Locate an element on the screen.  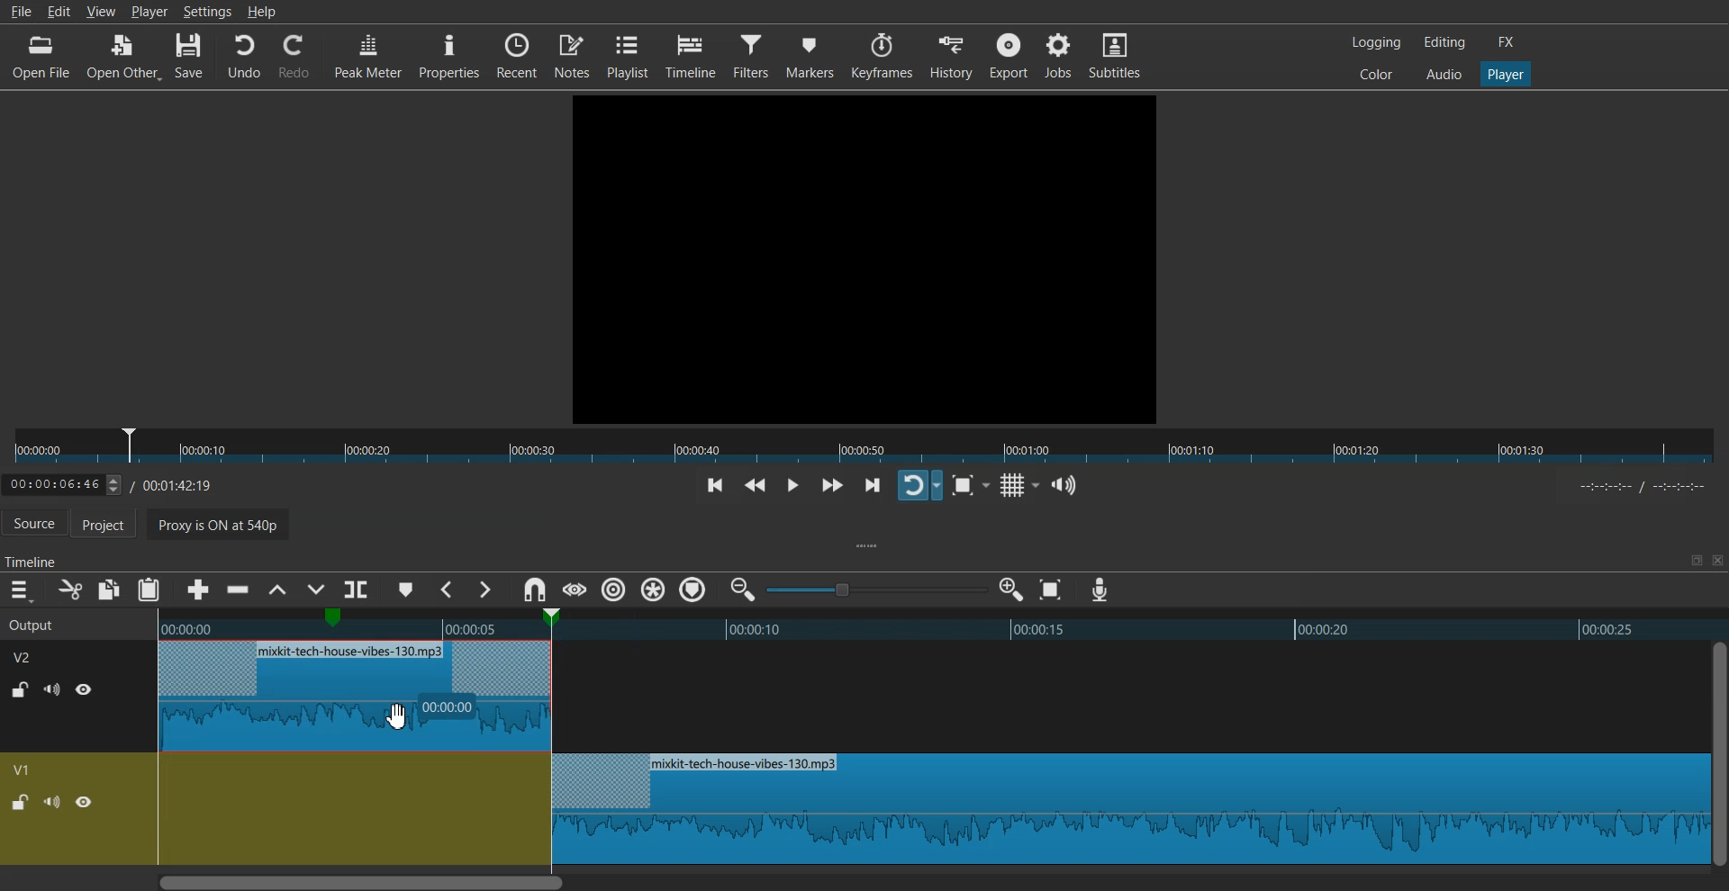
Player is located at coordinates (1507, 75).